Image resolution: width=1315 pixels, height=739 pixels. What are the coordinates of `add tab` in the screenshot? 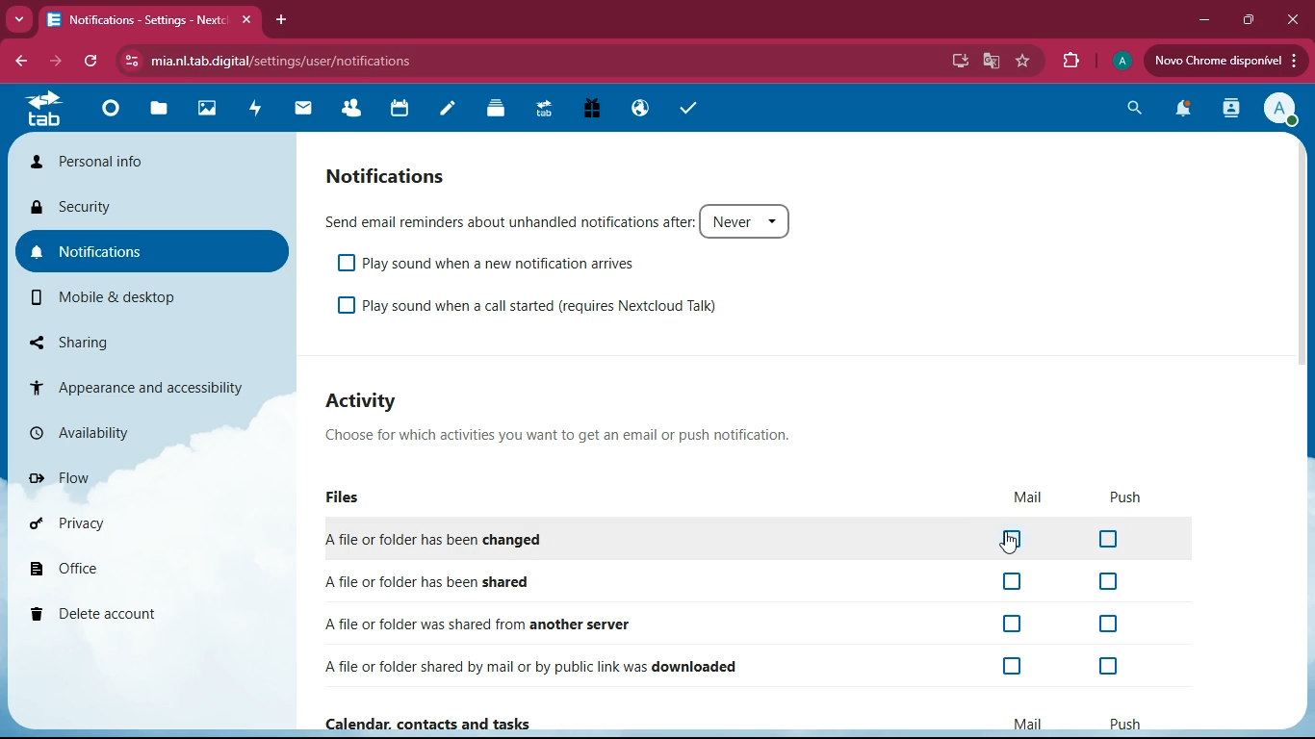 It's located at (281, 19).